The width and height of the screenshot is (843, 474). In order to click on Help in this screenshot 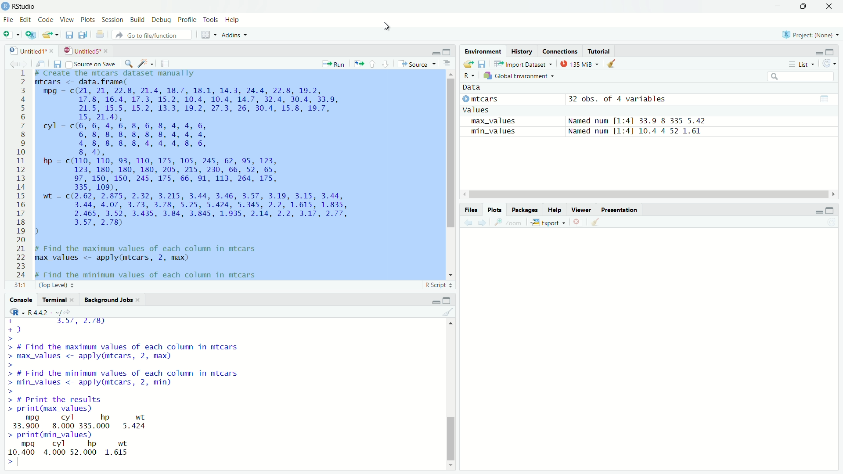, I will do `click(235, 19)`.